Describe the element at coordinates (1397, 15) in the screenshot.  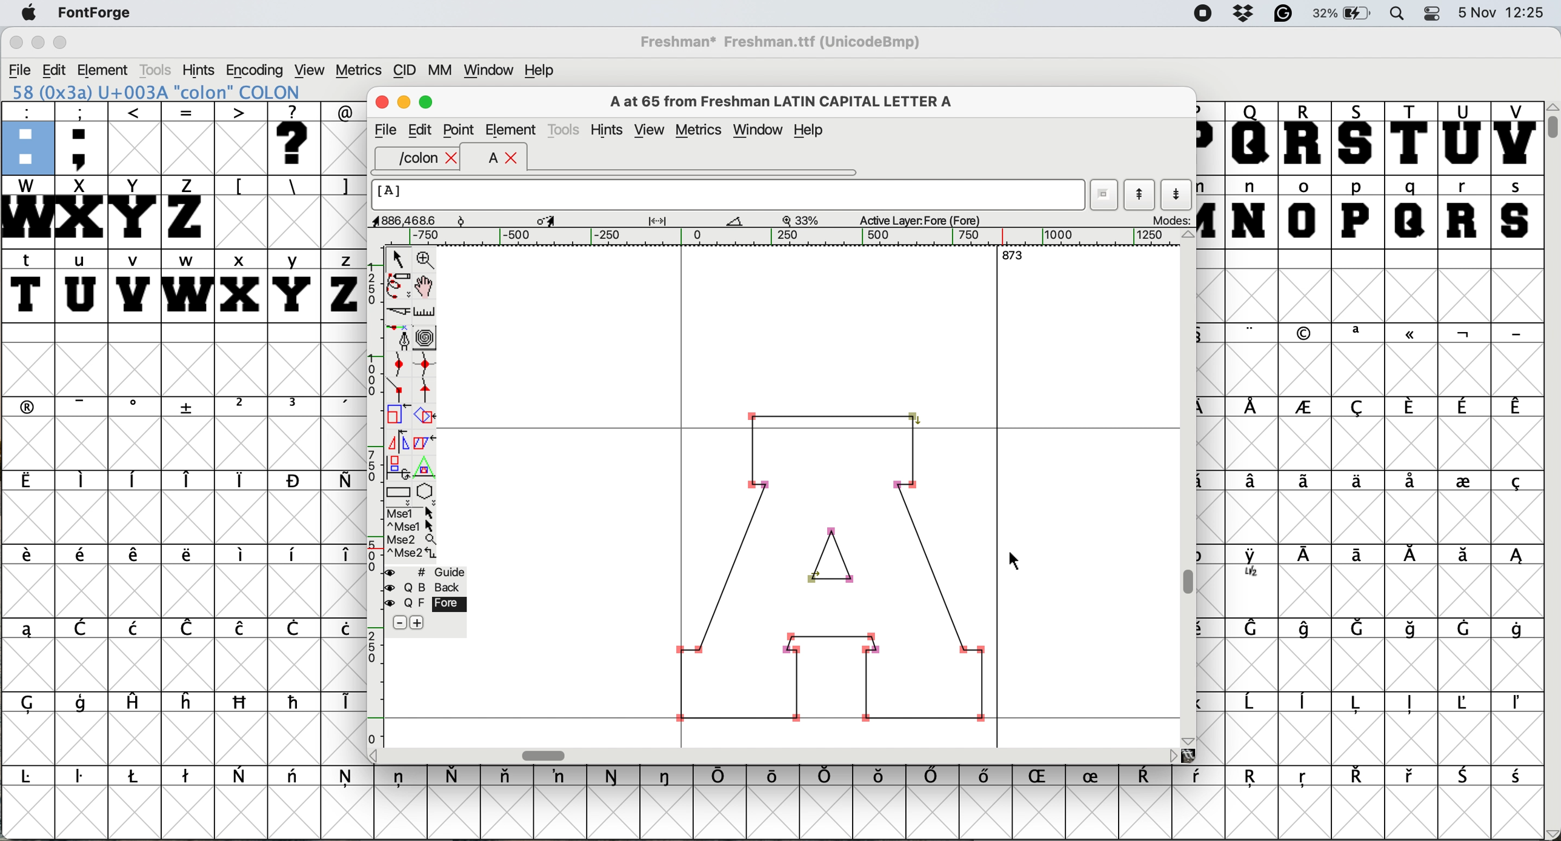
I see `spotlight search` at that location.